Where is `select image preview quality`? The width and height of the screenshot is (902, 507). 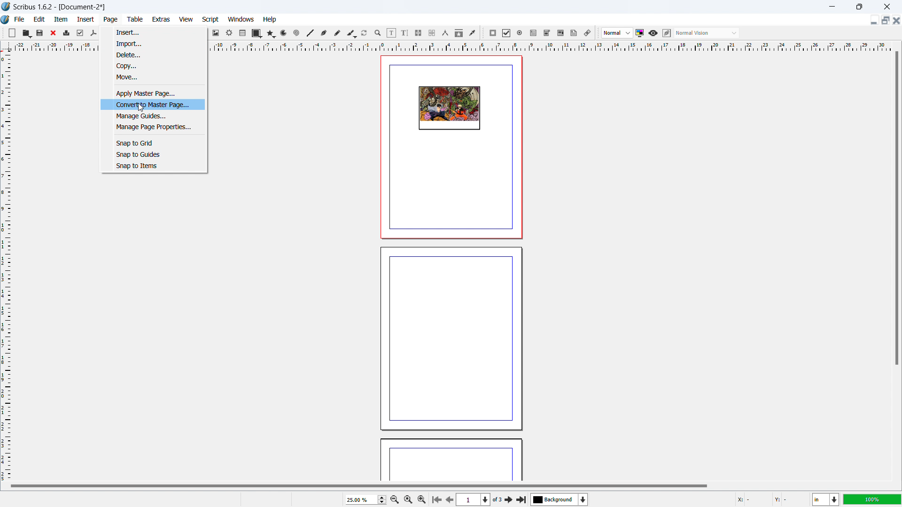
select image preview quality is located at coordinates (617, 33).